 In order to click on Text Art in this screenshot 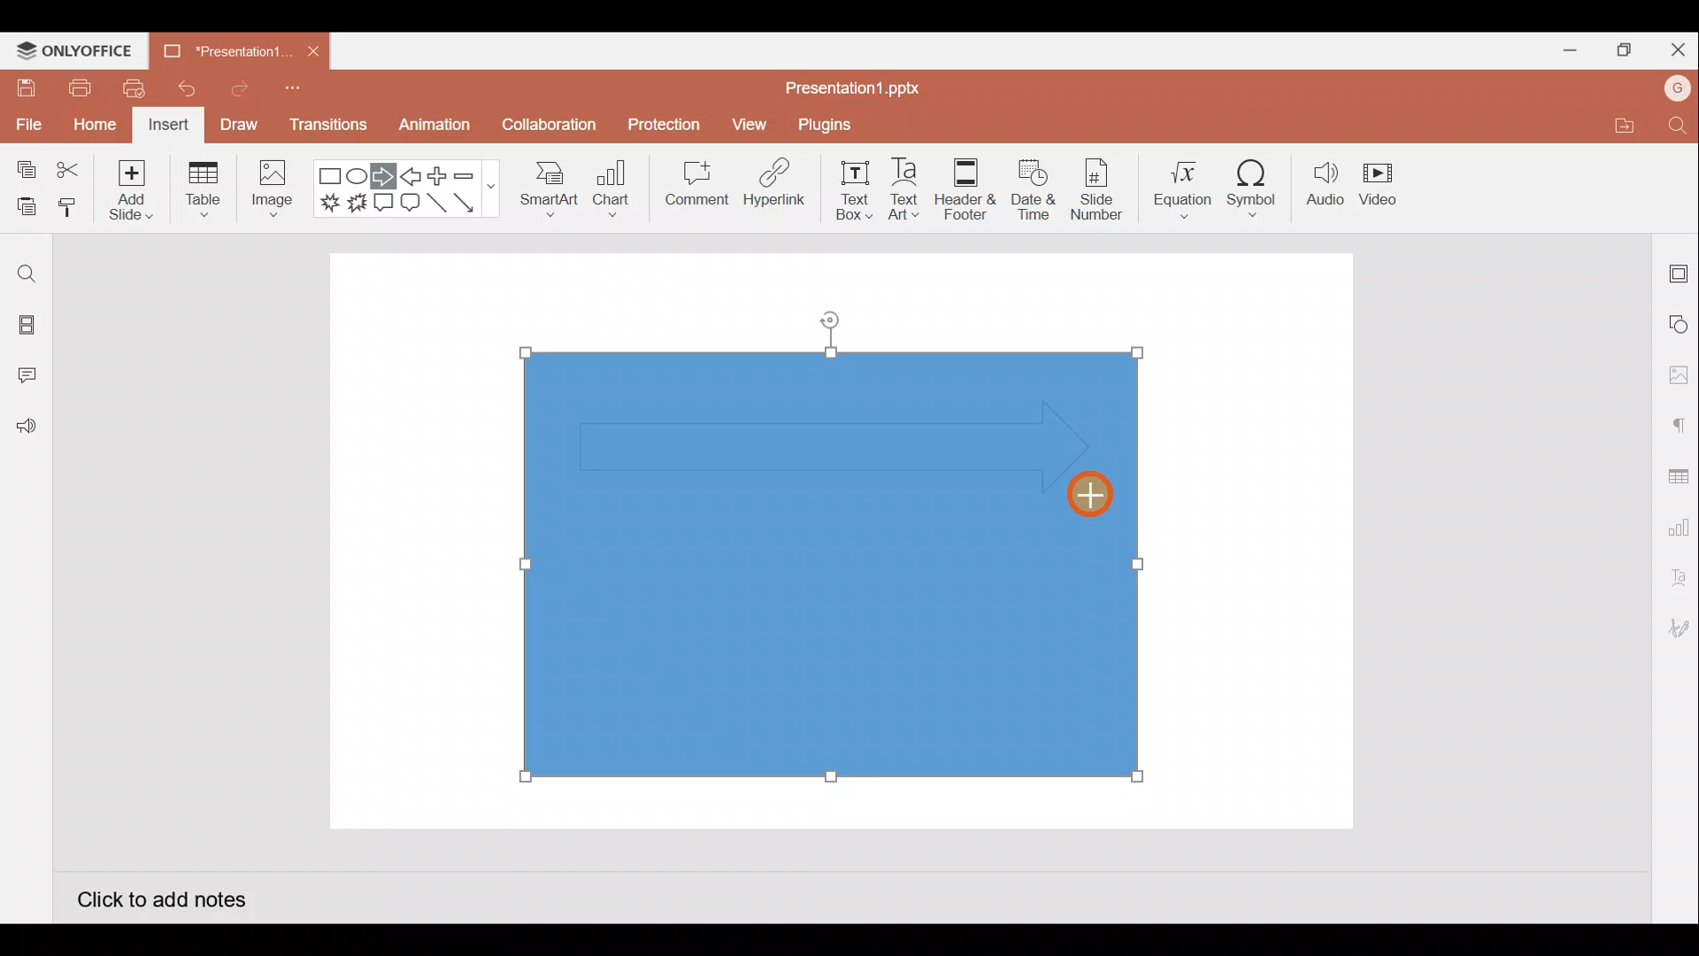, I will do `click(911, 185)`.